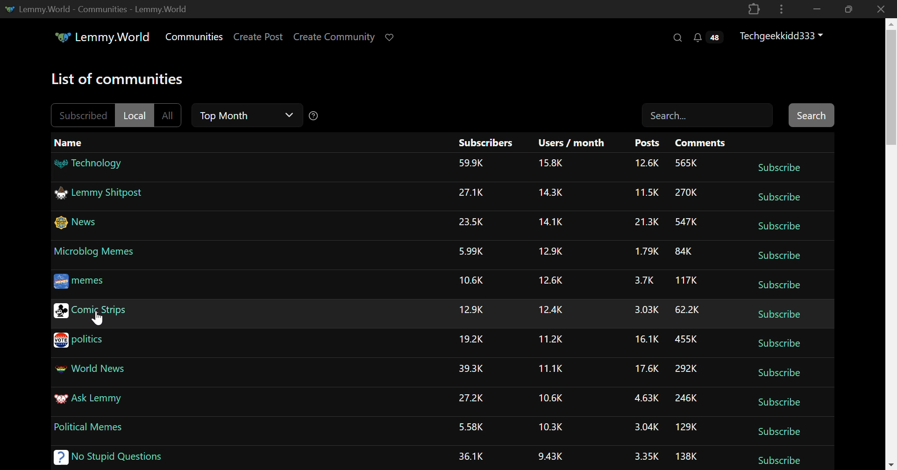 The height and width of the screenshot is (470, 897). I want to click on 62.2K, so click(689, 310).